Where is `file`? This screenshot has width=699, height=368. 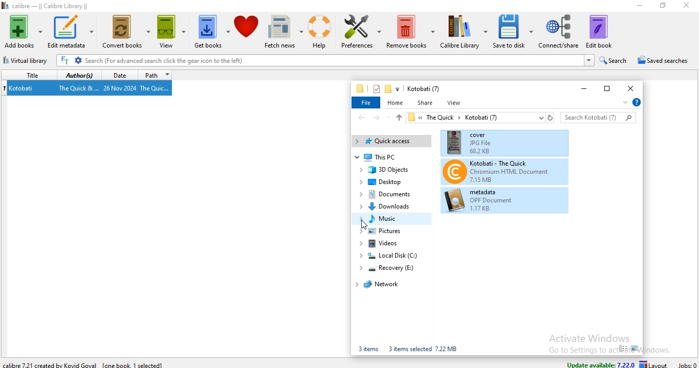 file is located at coordinates (366, 103).